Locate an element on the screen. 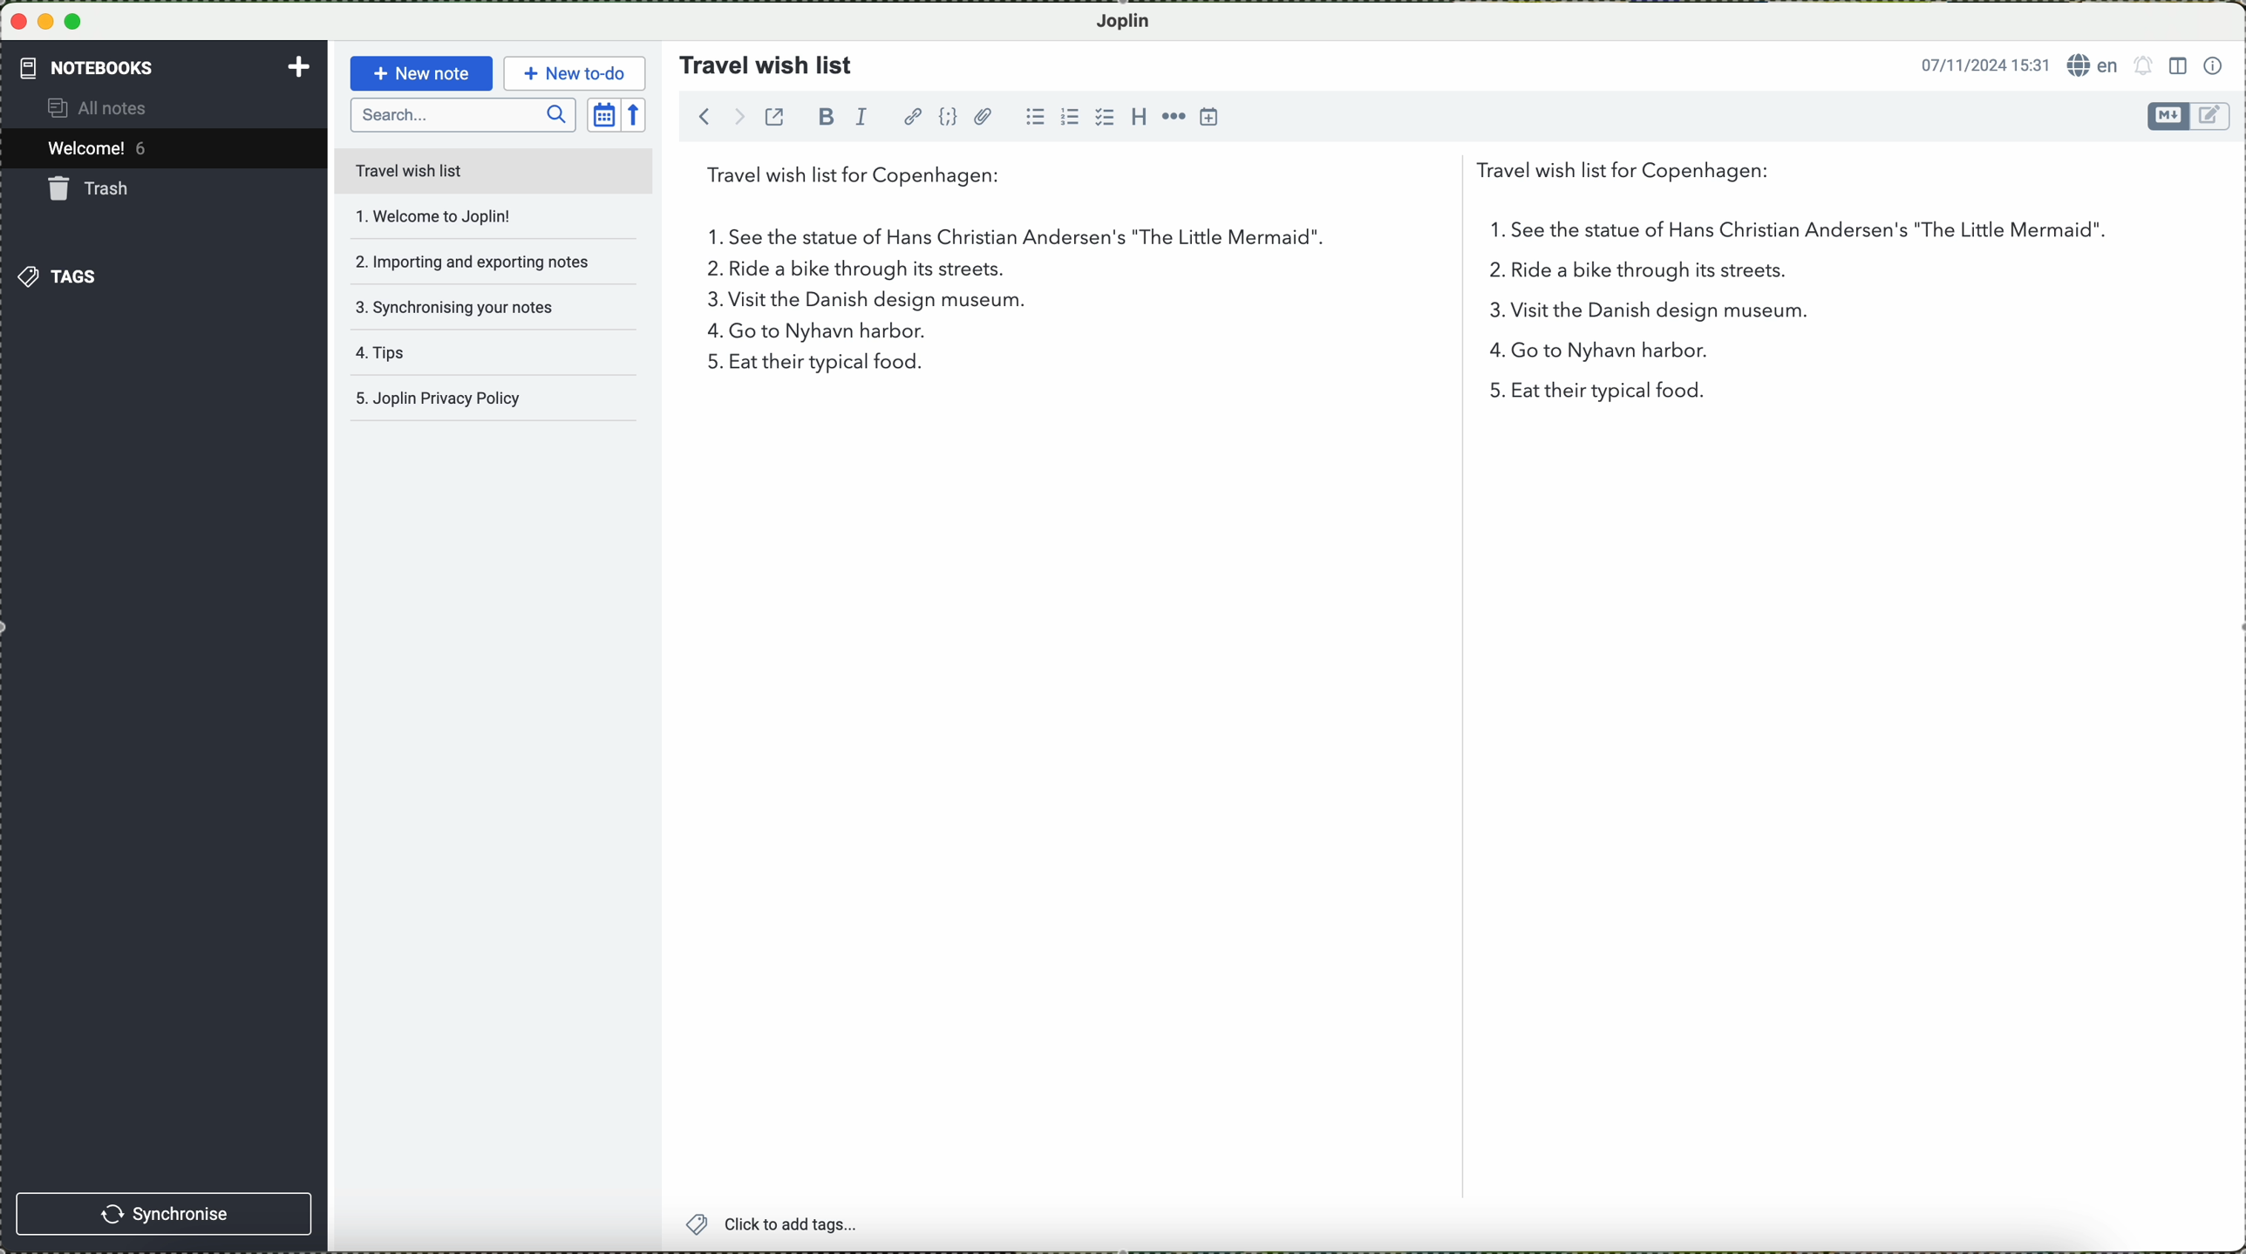 The width and height of the screenshot is (2246, 1254). toggle editor layout is located at coordinates (2177, 66).